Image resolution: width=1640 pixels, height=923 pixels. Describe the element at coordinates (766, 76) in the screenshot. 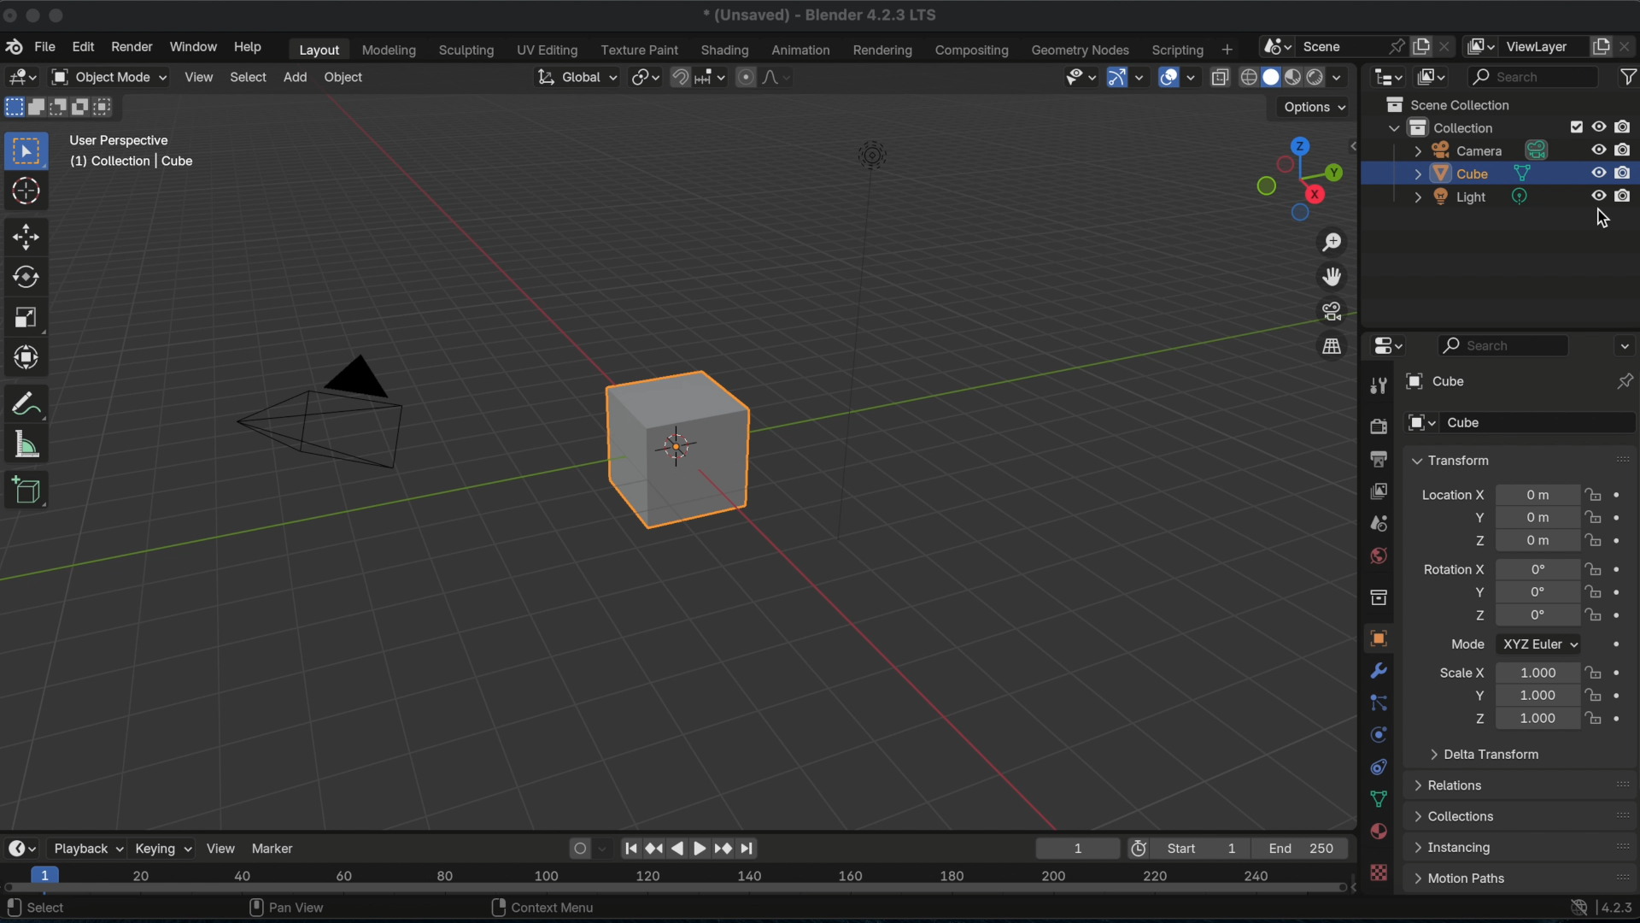

I see `proportional editing falloff` at that location.